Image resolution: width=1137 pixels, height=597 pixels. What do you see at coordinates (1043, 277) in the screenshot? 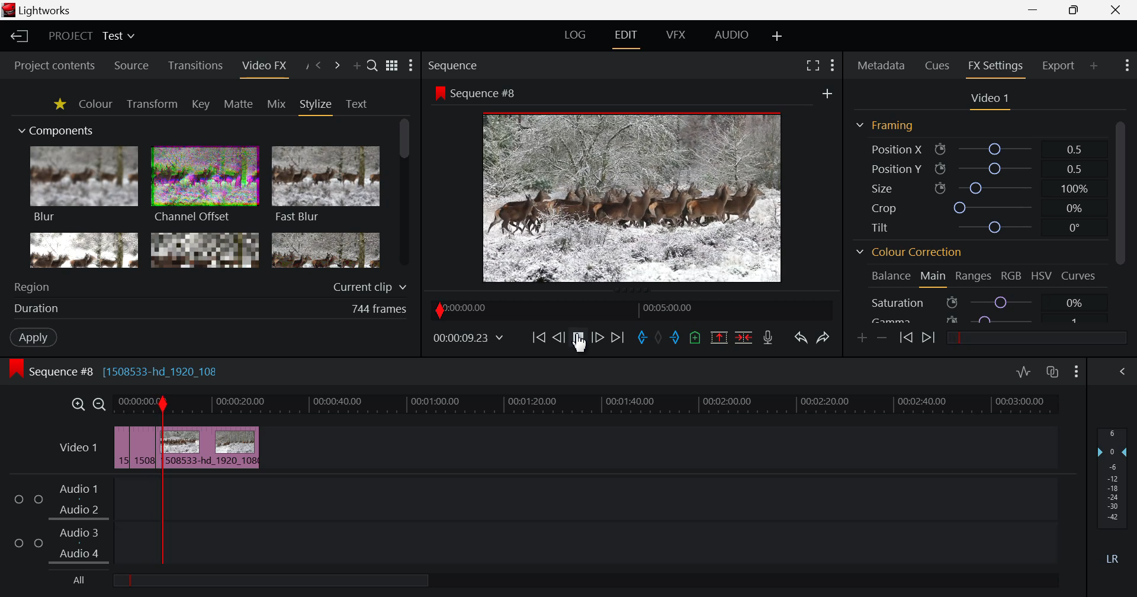
I see `HSV` at bounding box center [1043, 277].